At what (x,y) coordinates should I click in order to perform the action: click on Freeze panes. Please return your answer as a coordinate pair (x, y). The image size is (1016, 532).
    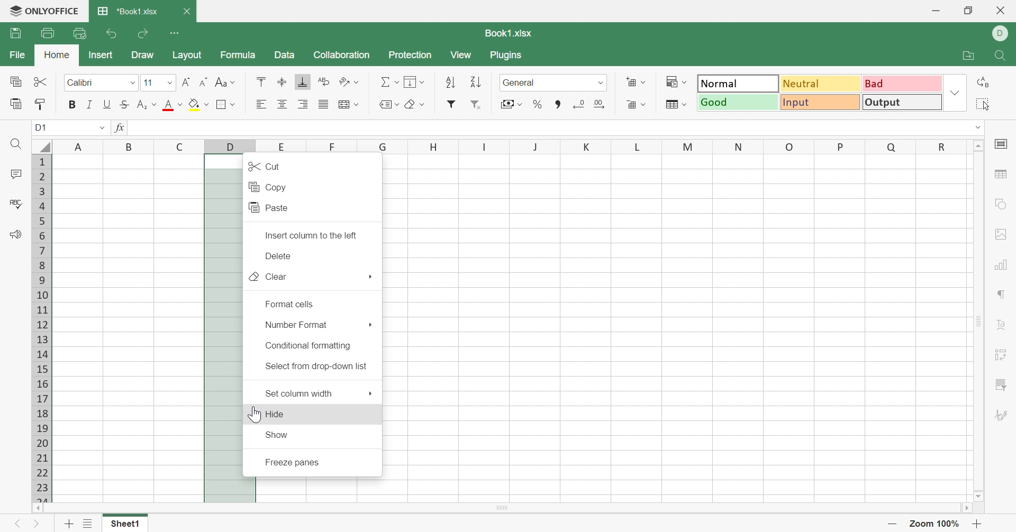
    Looking at the image, I should click on (294, 462).